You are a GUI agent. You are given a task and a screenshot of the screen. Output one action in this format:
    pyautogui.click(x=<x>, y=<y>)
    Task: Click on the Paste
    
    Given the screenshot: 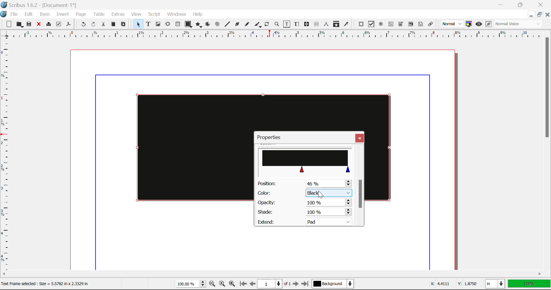 What is the action you would take?
    pyautogui.click(x=123, y=24)
    